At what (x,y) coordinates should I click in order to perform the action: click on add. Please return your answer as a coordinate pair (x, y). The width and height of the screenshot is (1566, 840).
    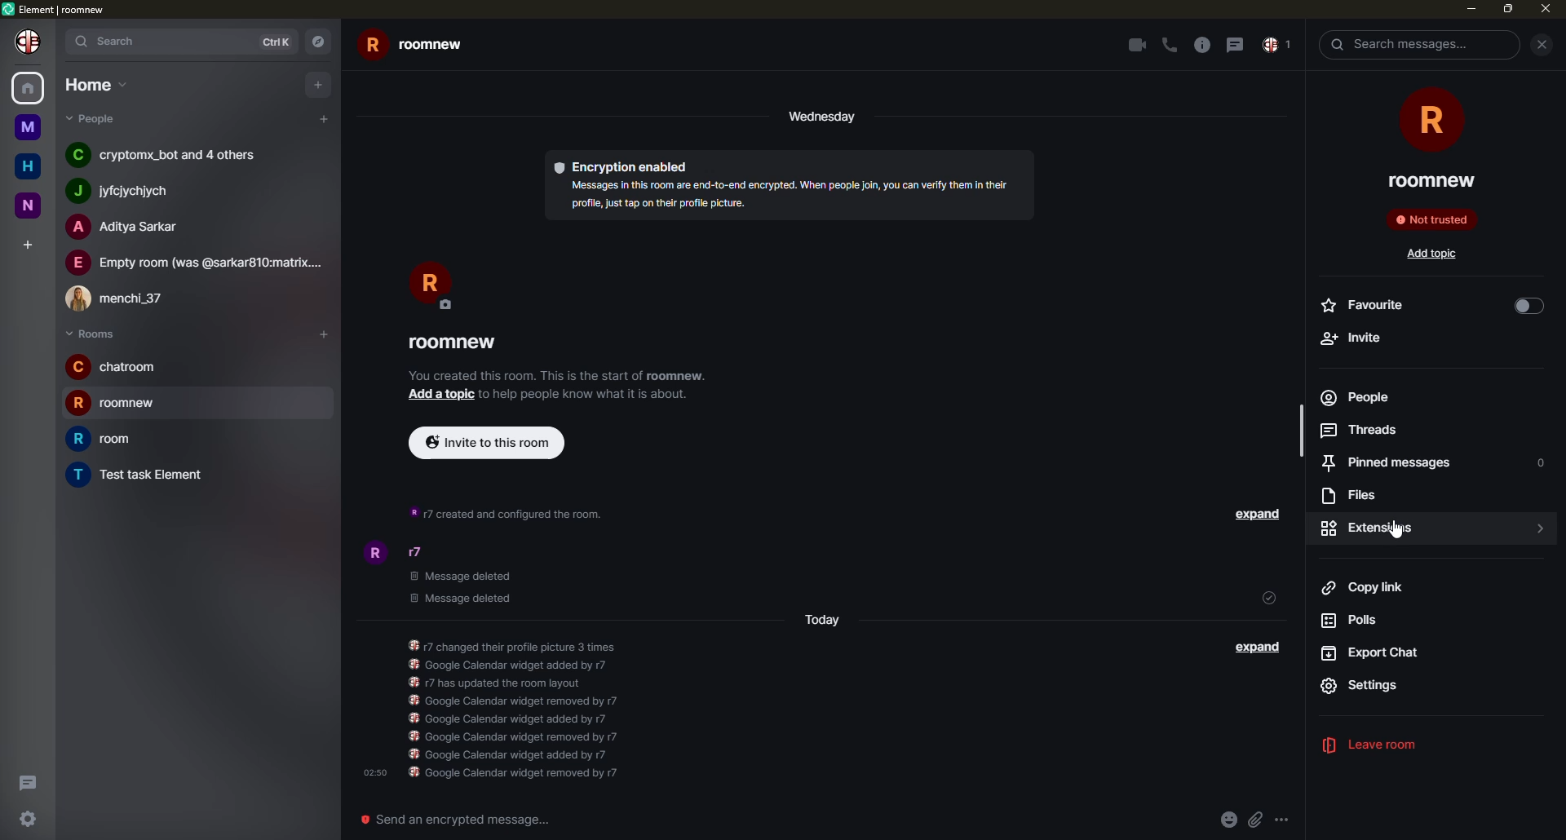
    Looking at the image, I should click on (319, 84).